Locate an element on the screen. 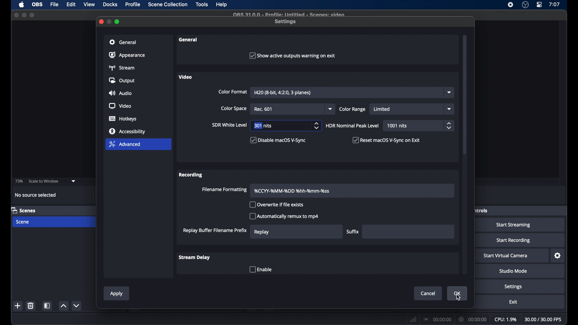 This screenshot has width=578, height=325. checkbox is located at coordinates (387, 140).